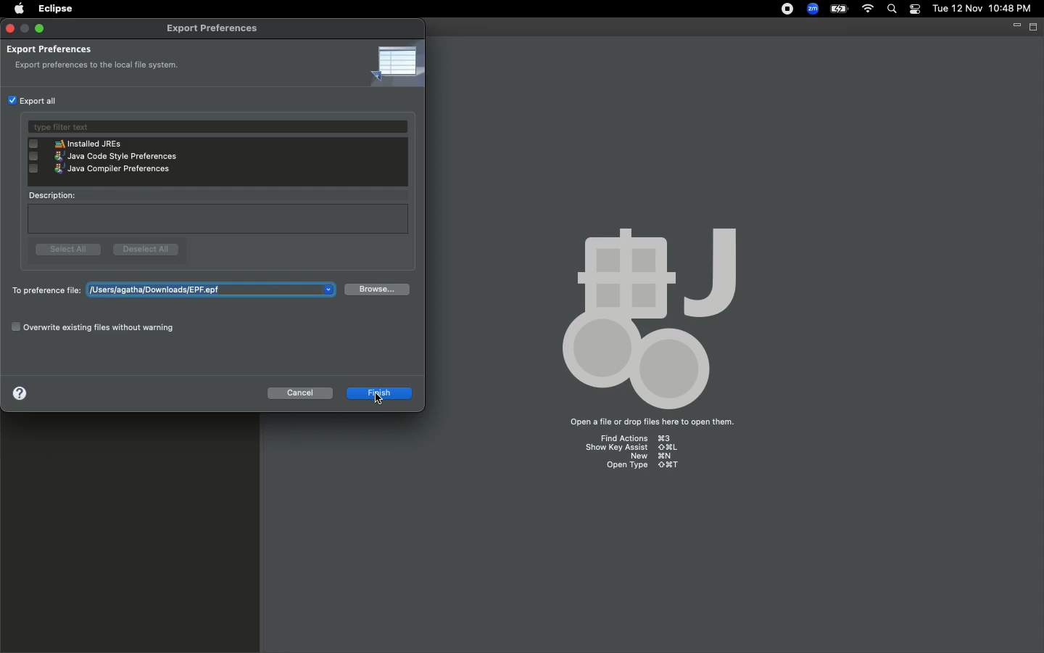 The height and width of the screenshot is (653, 1044). Describe the element at coordinates (299, 393) in the screenshot. I see `Cancel` at that location.